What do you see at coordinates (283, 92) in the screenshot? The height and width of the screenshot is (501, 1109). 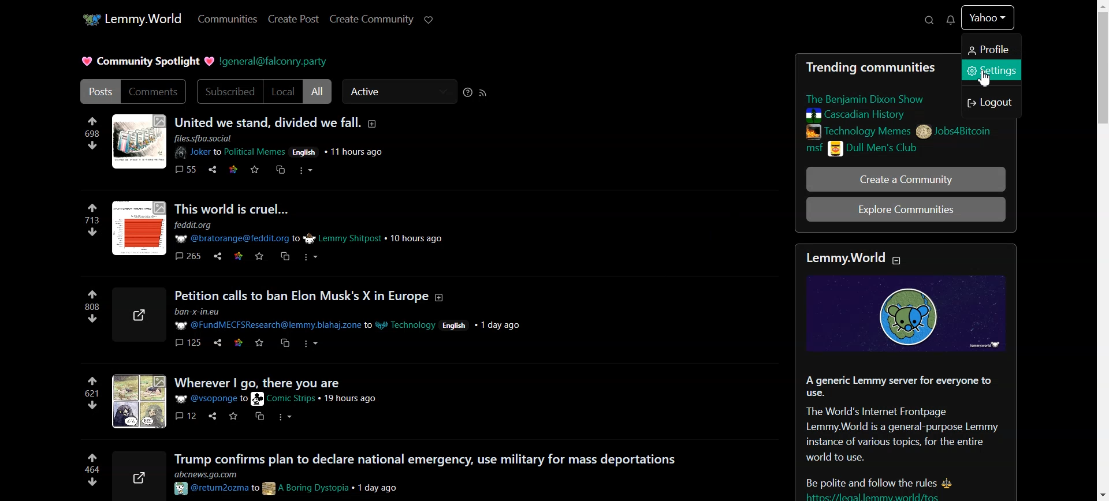 I see `Local` at bounding box center [283, 92].